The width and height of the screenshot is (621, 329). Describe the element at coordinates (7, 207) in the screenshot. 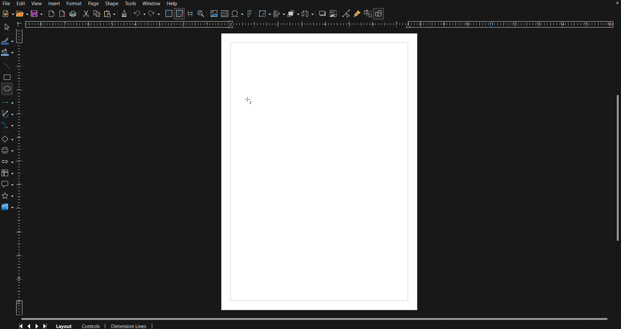

I see `3D Objects` at that location.